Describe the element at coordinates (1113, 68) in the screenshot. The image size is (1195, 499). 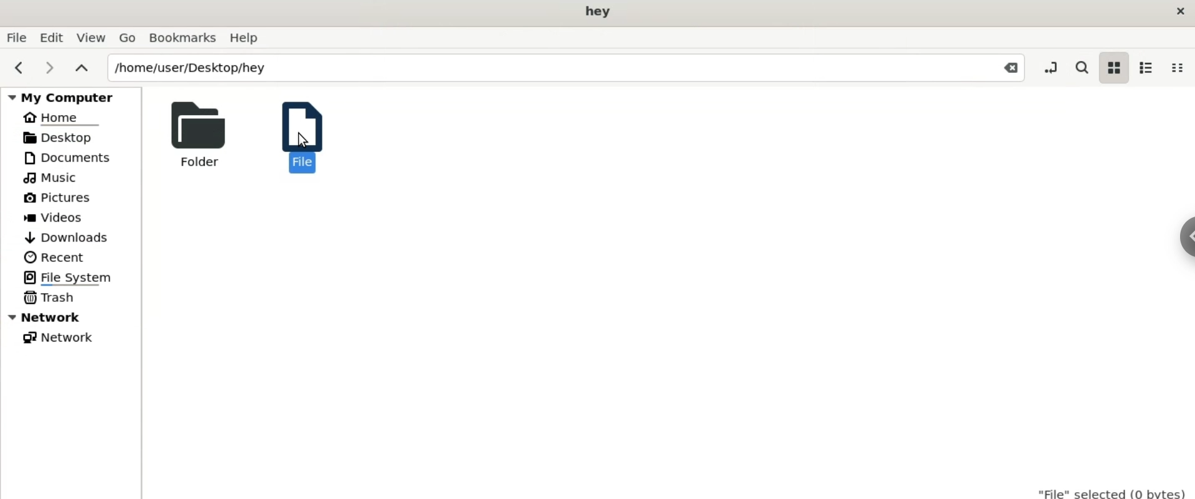
I see `icon view` at that location.